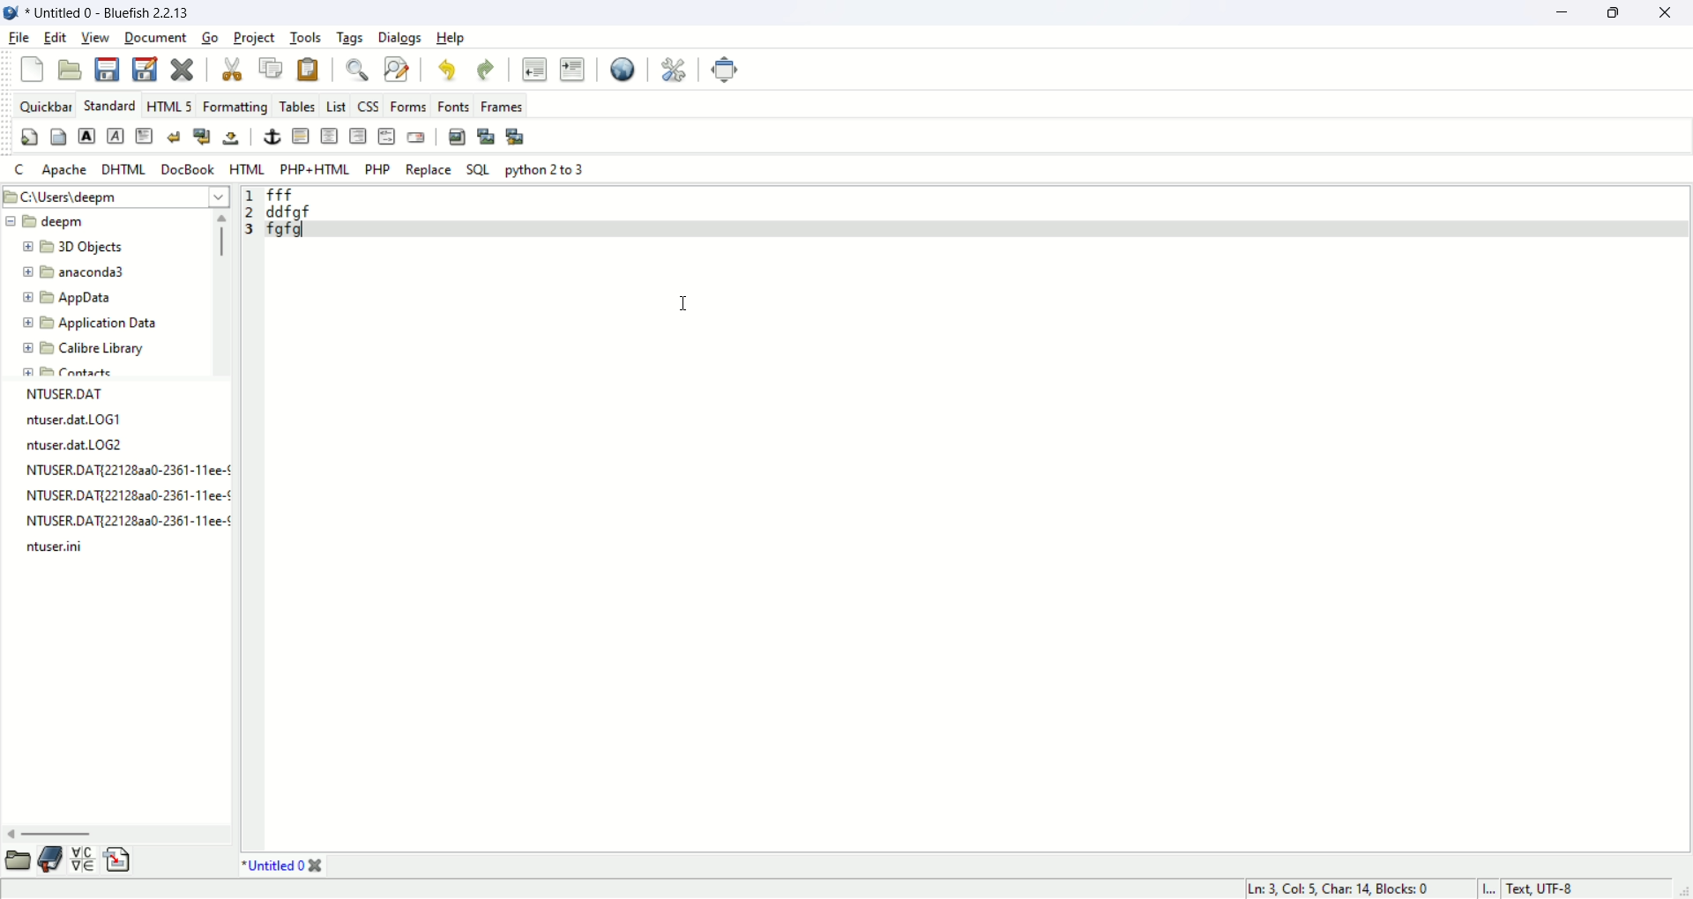 This screenshot has height=899, width=1693. What do you see at coordinates (61, 172) in the screenshot?
I see `apache` at bounding box center [61, 172].